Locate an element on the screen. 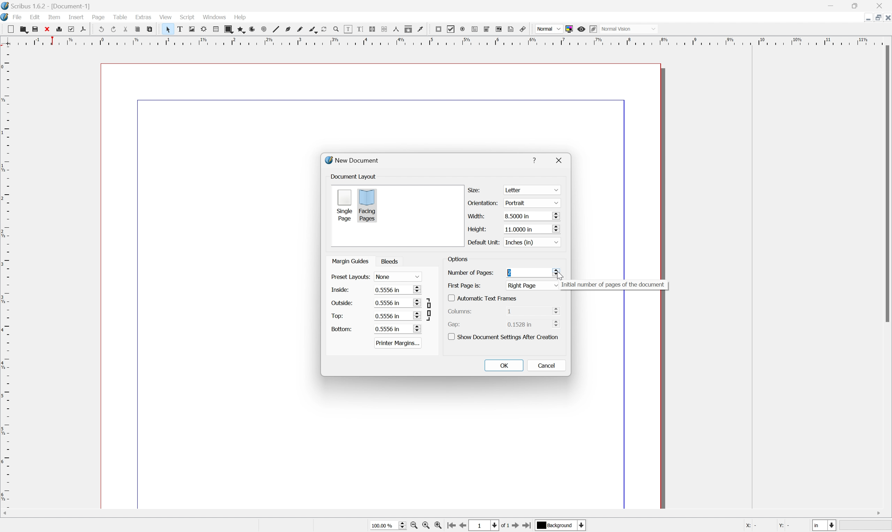 The height and width of the screenshot is (532, 892). 8.500 in is located at coordinates (532, 217).